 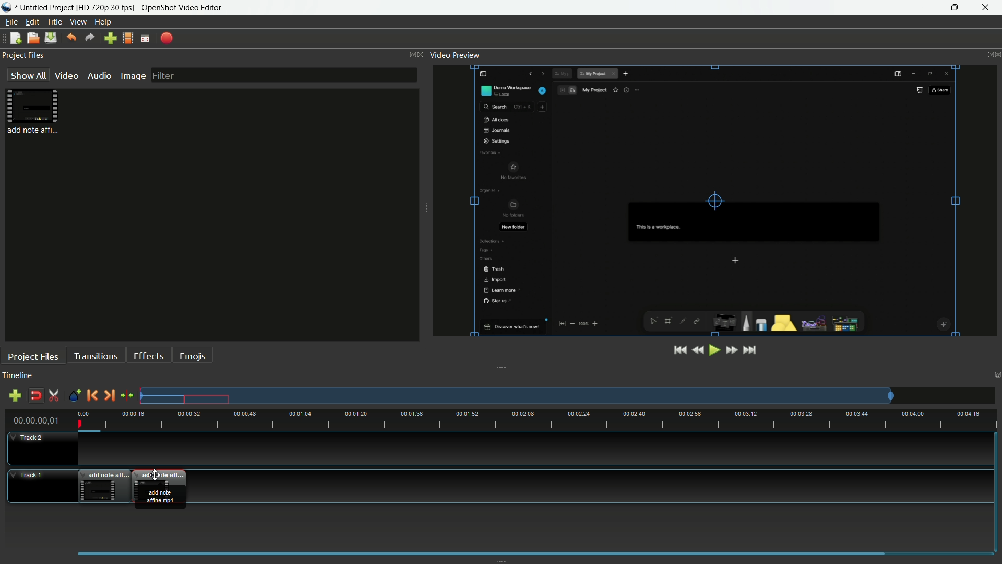 What do you see at coordinates (34, 395) in the screenshot?
I see `disable snap` at bounding box center [34, 395].